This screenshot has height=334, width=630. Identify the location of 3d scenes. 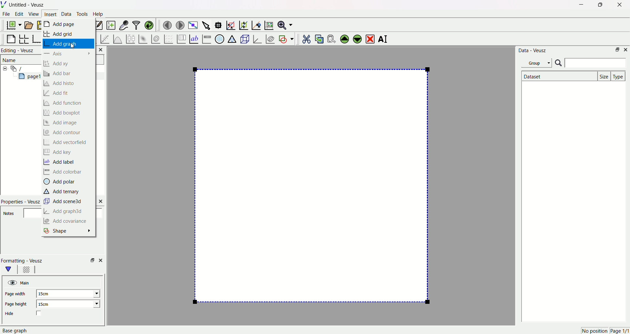
(244, 39).